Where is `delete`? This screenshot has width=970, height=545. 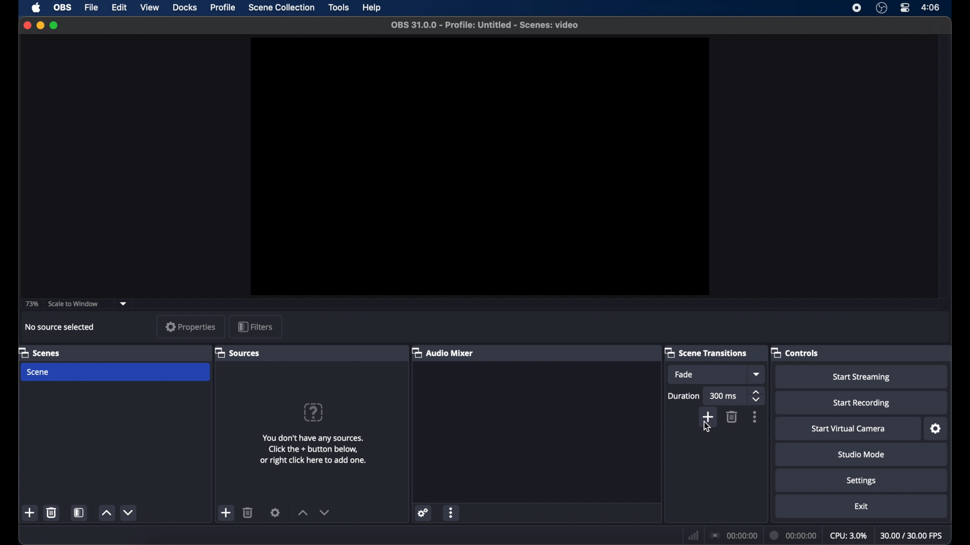
delete is located at coordinates (733, 417).